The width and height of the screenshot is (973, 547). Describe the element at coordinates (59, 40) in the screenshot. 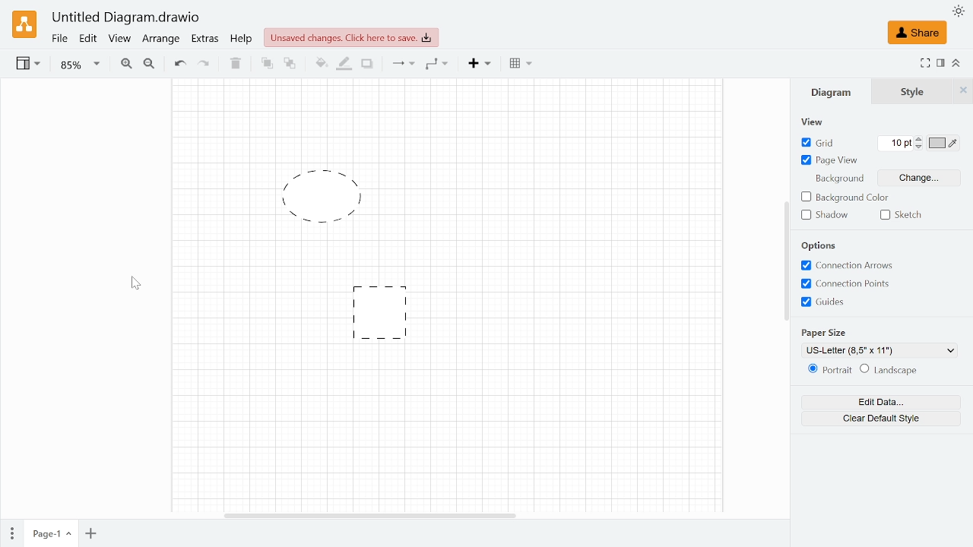

I see `Fie` at that location.